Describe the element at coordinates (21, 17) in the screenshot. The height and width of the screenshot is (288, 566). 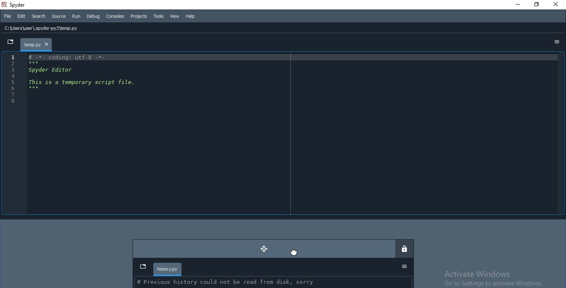
I see `Edit` at that location.